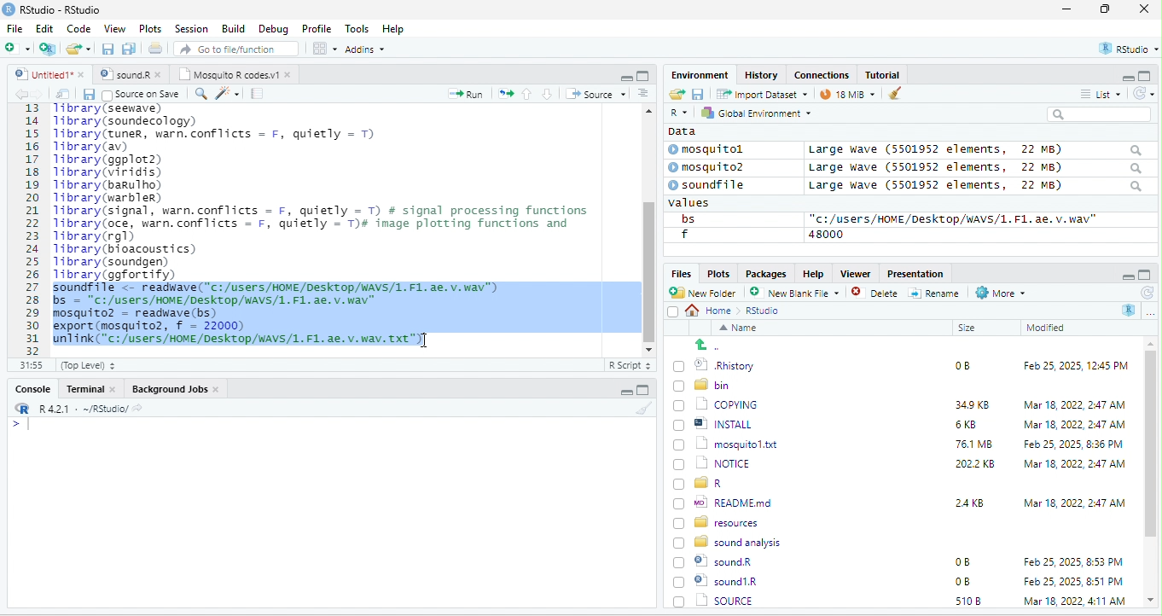 Image resolution: width=1162 pixels, height=616 pixels. I want to click on ” Go to file/function, so click(237, 50).